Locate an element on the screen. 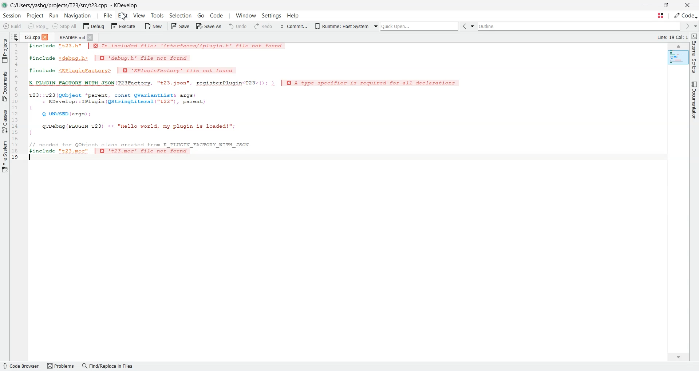  Commit is located at coordinates (293, 26).